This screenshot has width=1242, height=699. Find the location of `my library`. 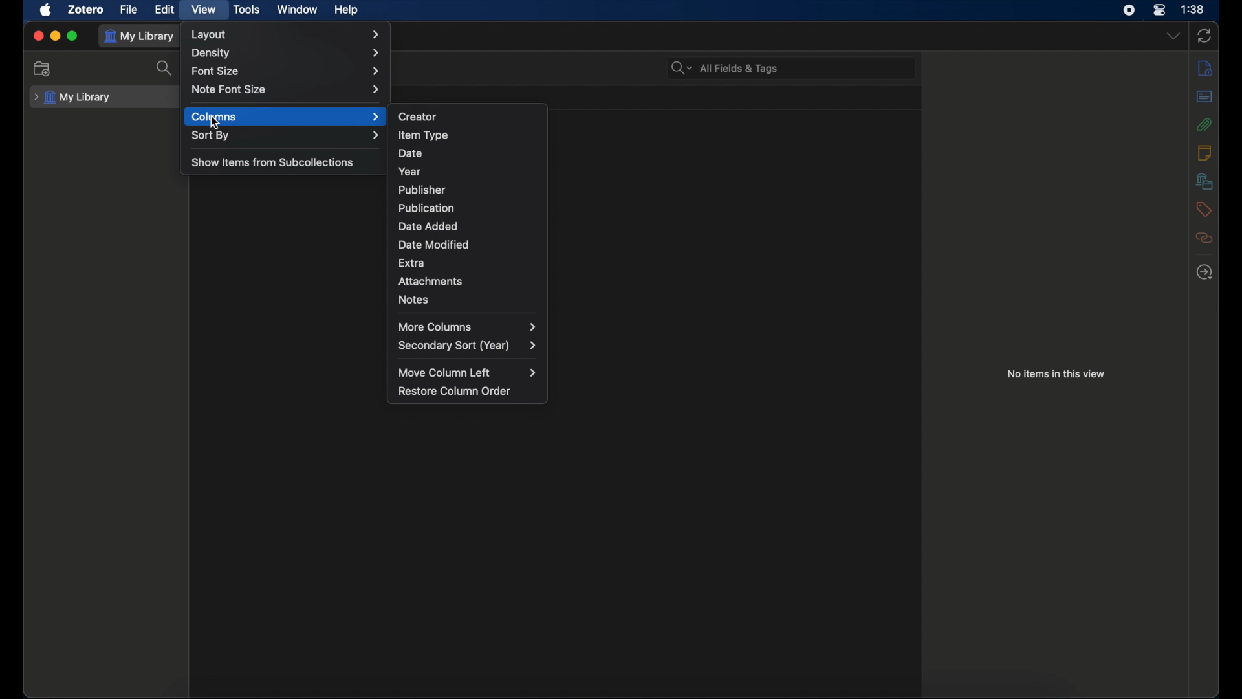

my library is located at coordinates (142, 36).